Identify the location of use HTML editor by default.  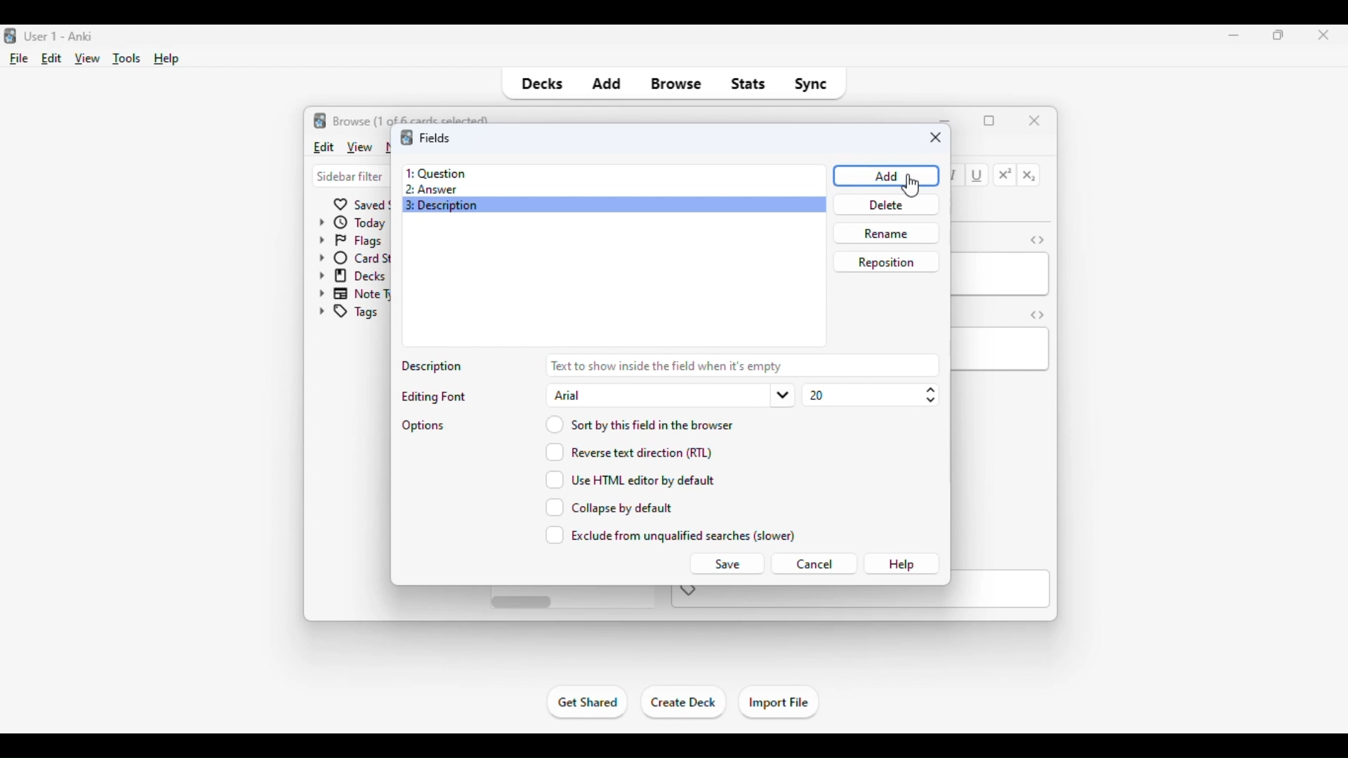
(630, 479).